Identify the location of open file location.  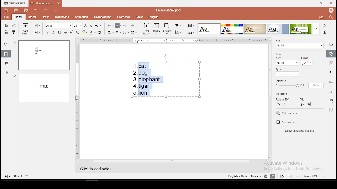
(320, 17).